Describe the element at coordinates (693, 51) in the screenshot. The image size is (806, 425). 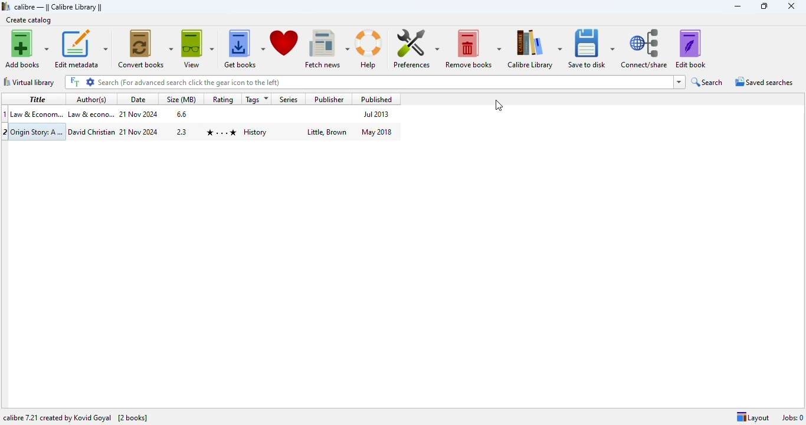
I see `edit book` at that location.